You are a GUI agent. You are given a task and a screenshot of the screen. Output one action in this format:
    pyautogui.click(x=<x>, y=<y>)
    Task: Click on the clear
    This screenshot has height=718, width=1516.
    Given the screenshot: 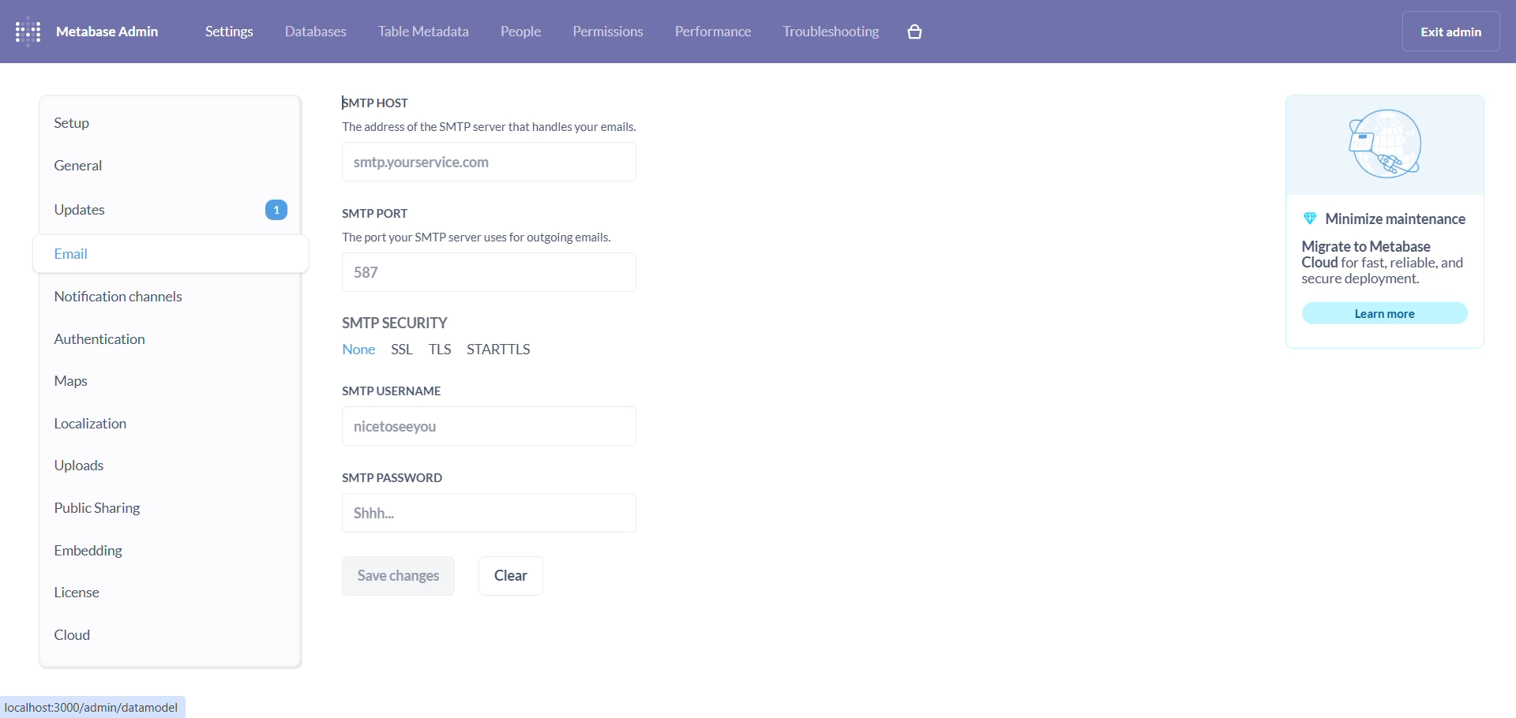 What is the action you would take?
    pyautogui.click(x=527, y=574)
    